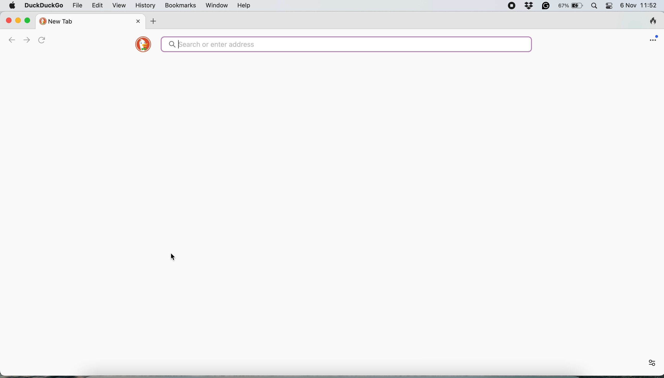 The image size is (664, 378). Describe the element at coordinates (546, 6) in the screenshot. I see `grammarly` at that location.